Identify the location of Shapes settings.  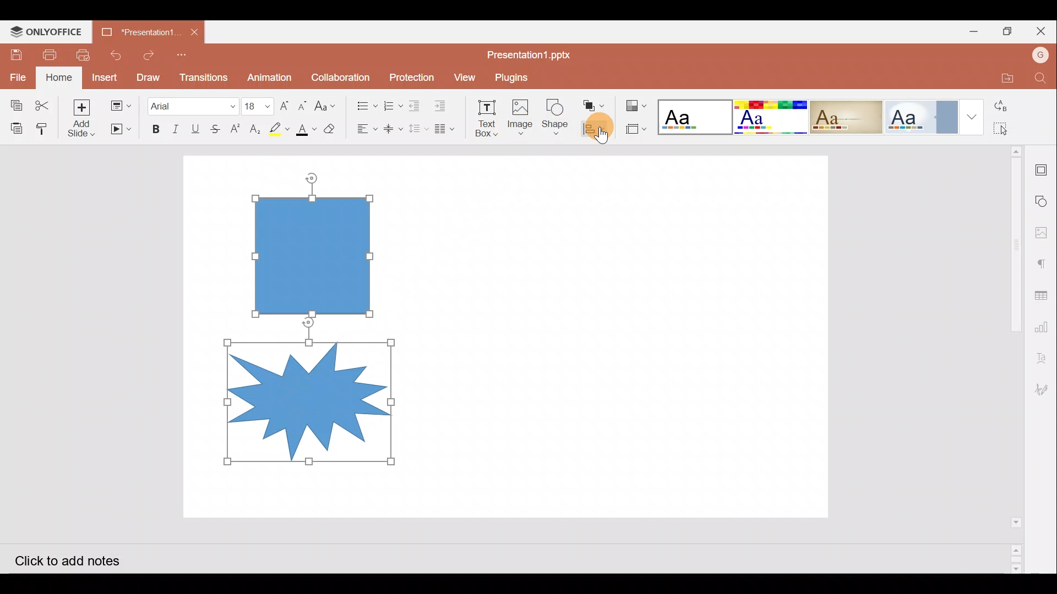
(1043, 199).